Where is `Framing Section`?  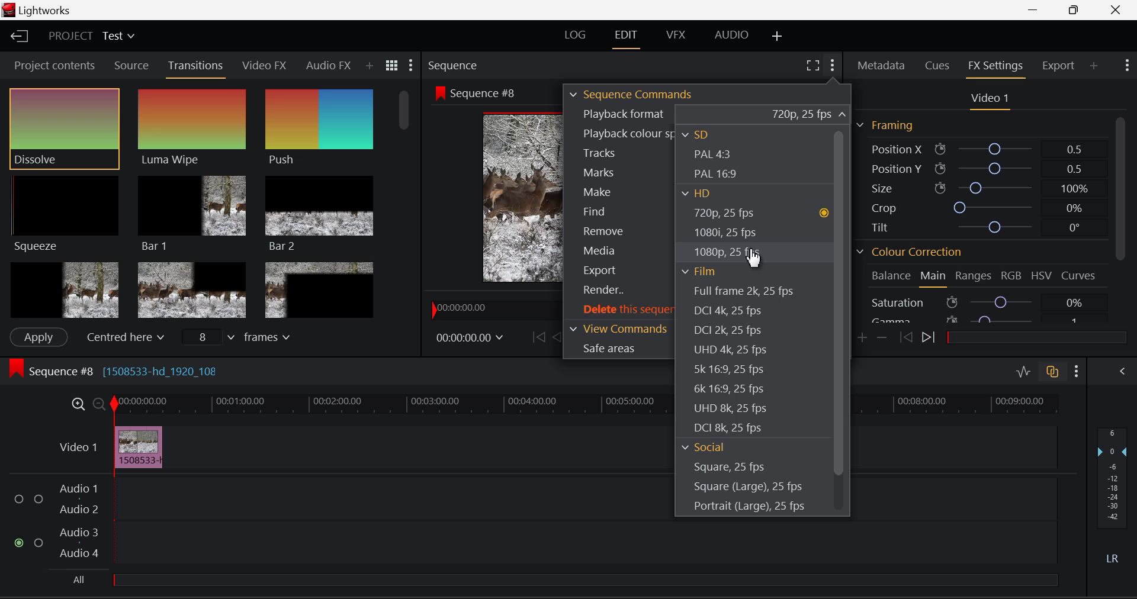
Framing Section is located at coordinates (885, 125).